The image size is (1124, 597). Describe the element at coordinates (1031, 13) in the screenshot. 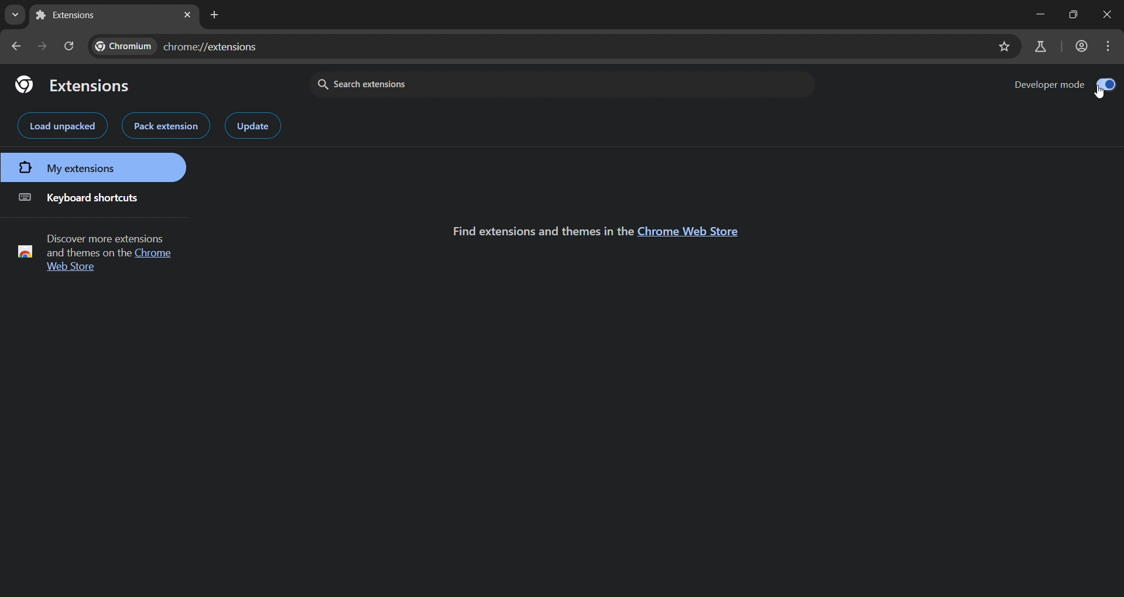

I see `minimize` at that location.